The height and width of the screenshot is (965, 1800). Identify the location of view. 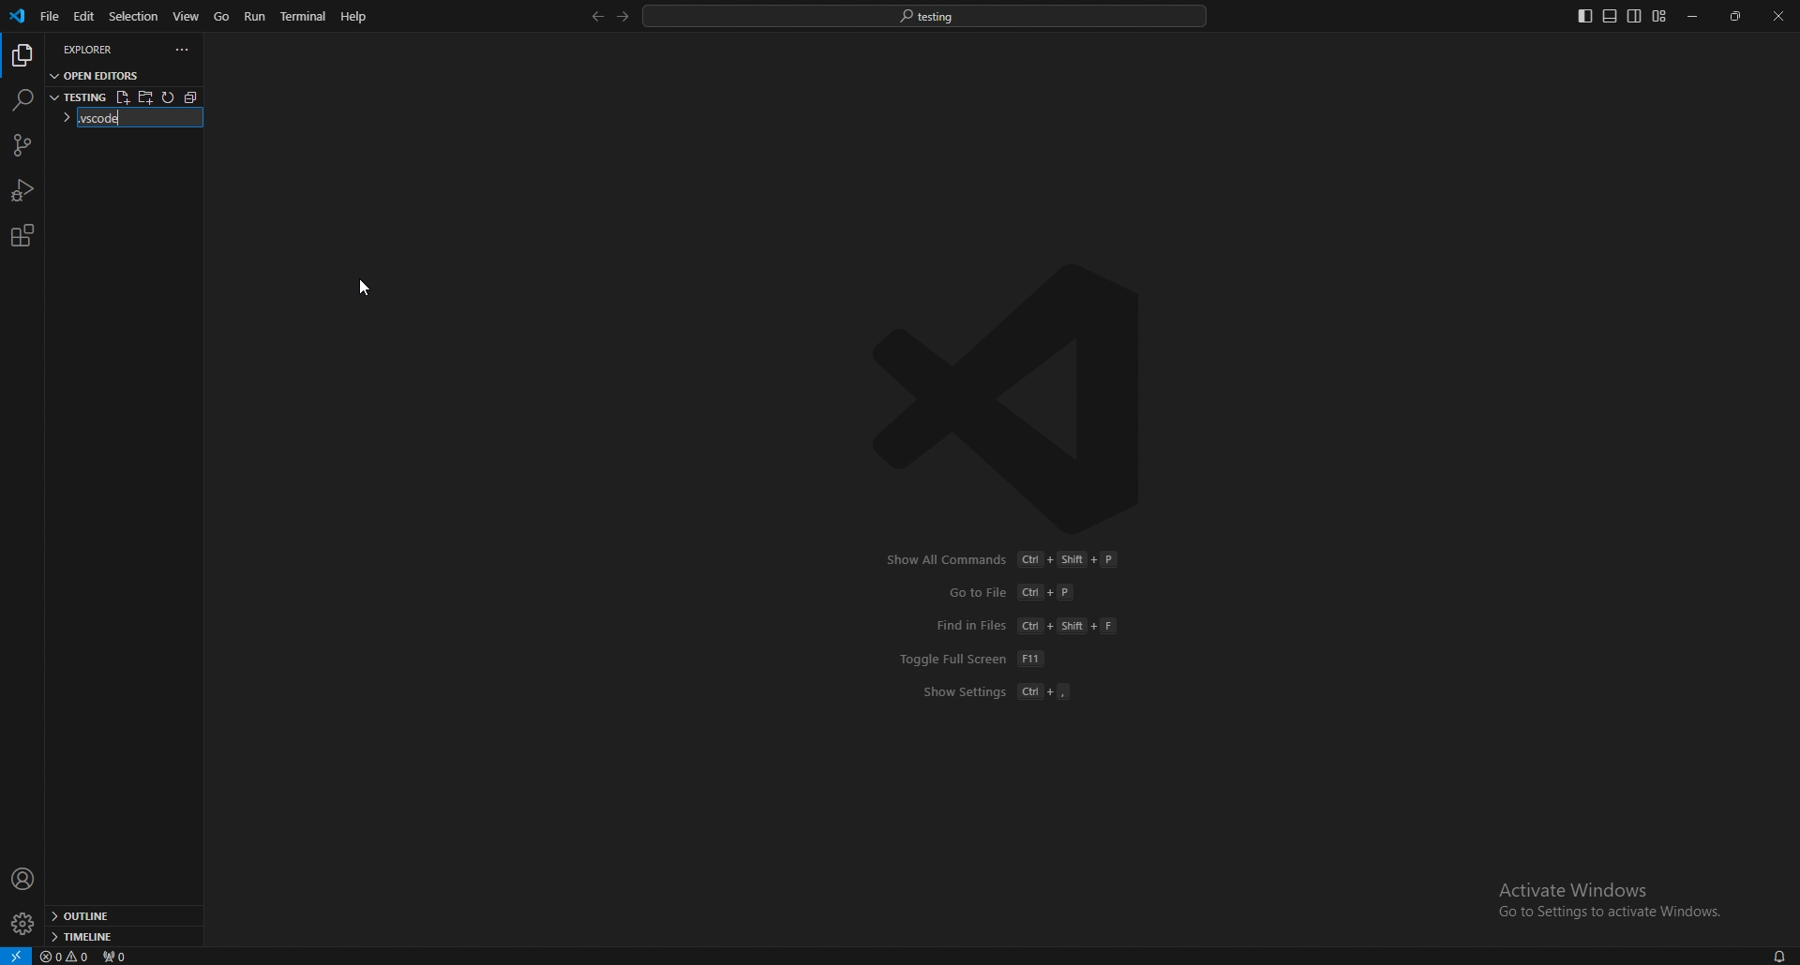
(187, 15).